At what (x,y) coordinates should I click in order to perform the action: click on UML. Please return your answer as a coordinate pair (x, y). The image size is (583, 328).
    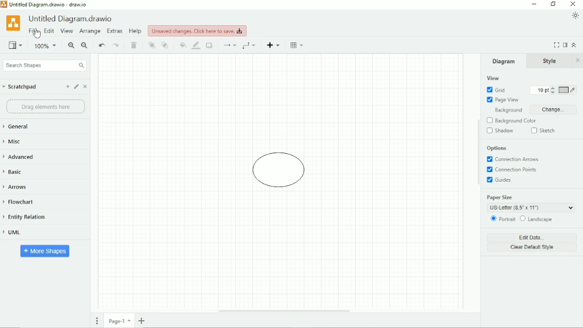
    Looking at the image, I should click on (13, 233).